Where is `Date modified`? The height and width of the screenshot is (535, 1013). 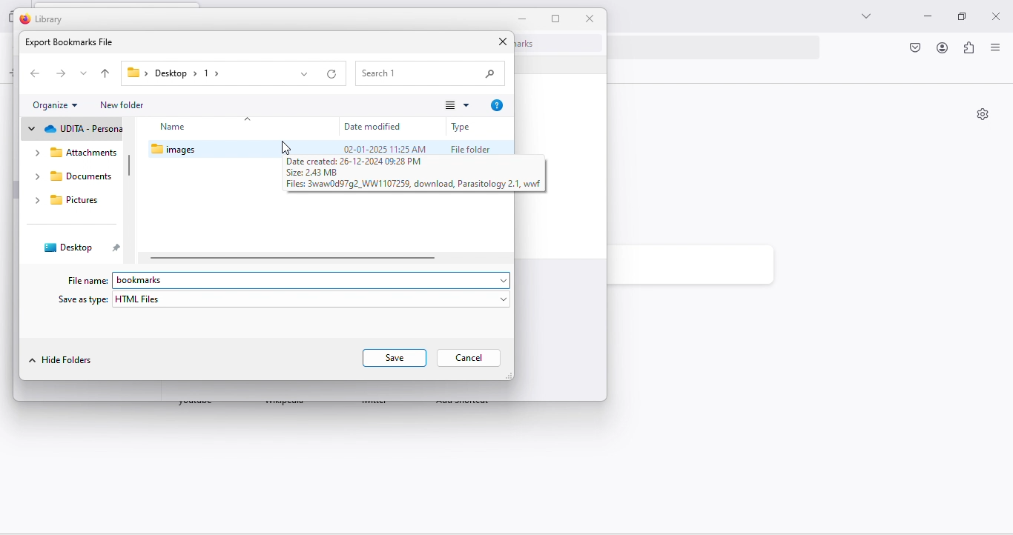 Date modified is located at coordinates (374, 125).